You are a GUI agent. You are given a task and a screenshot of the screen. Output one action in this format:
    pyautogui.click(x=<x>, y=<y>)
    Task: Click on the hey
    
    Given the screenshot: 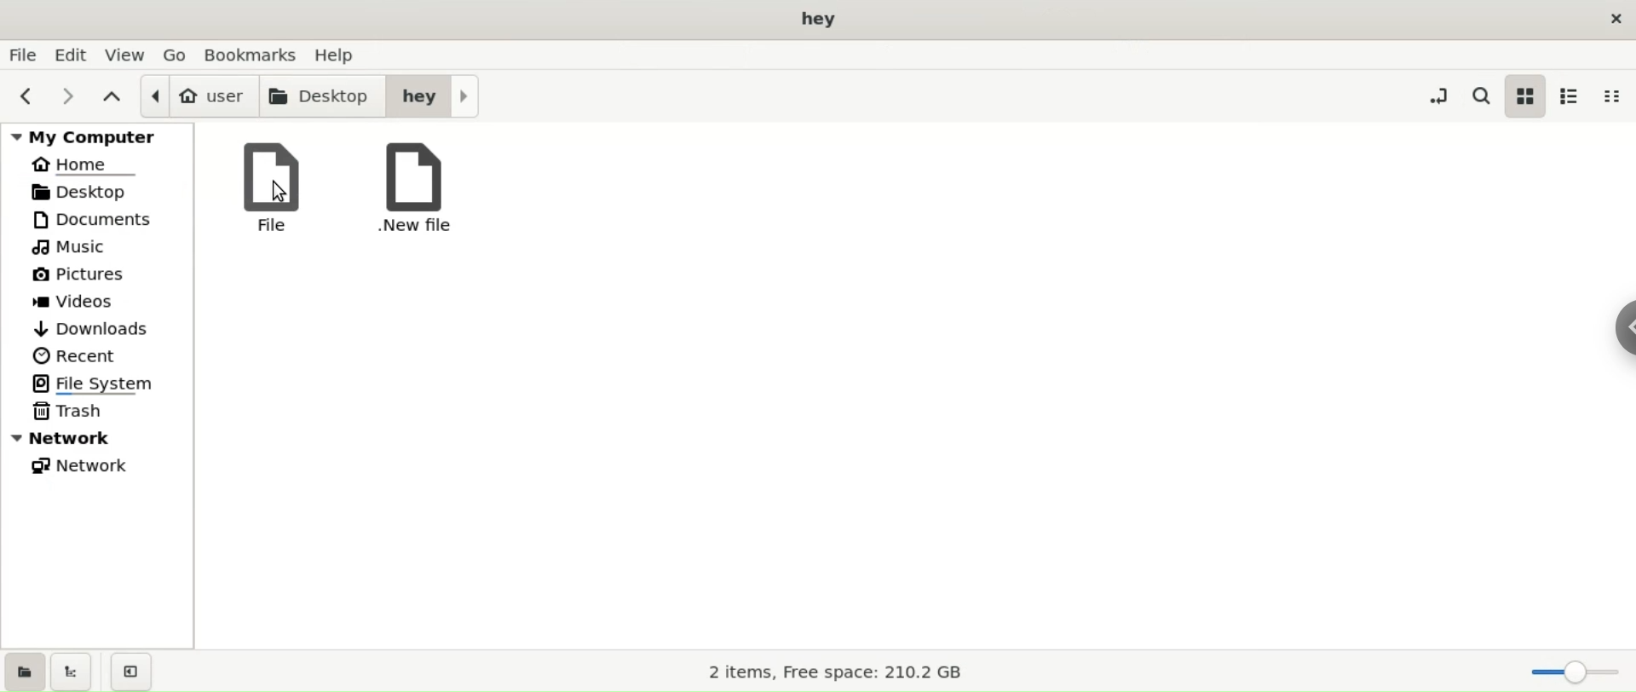 What is the action you would take?
    pyautogui.click(x=431, y=95)
    